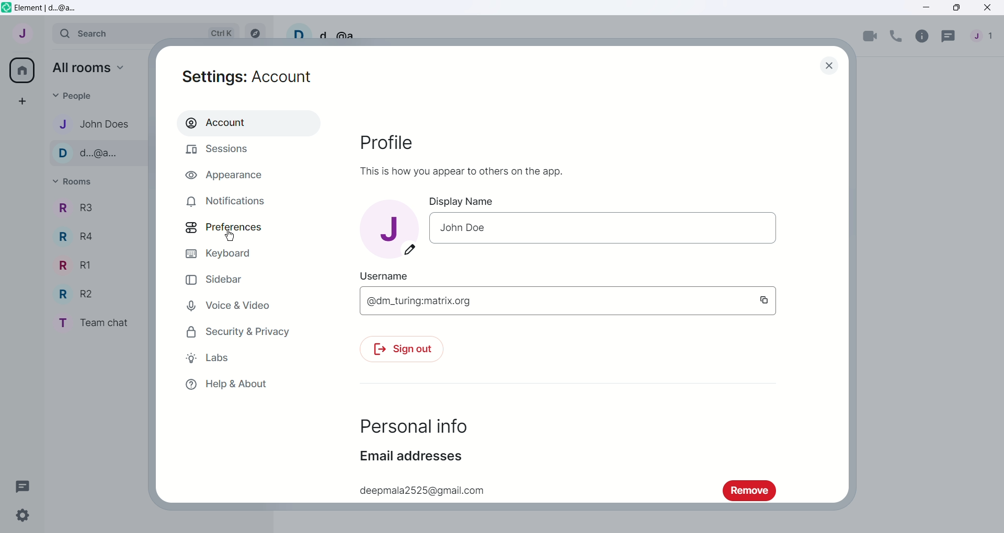 This screenshot has height=533, width=1004. What do you see at coordinates (299, 31) in the screenshot?
I see `User profile picture and settings` at bounding box center [299, 31].